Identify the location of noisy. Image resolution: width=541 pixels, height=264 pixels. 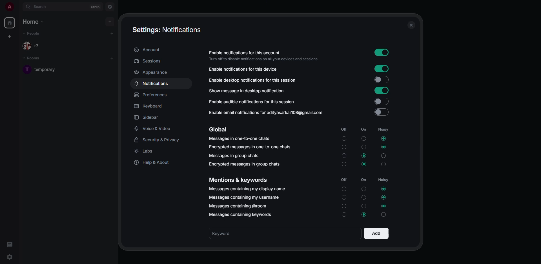
(384, 179).